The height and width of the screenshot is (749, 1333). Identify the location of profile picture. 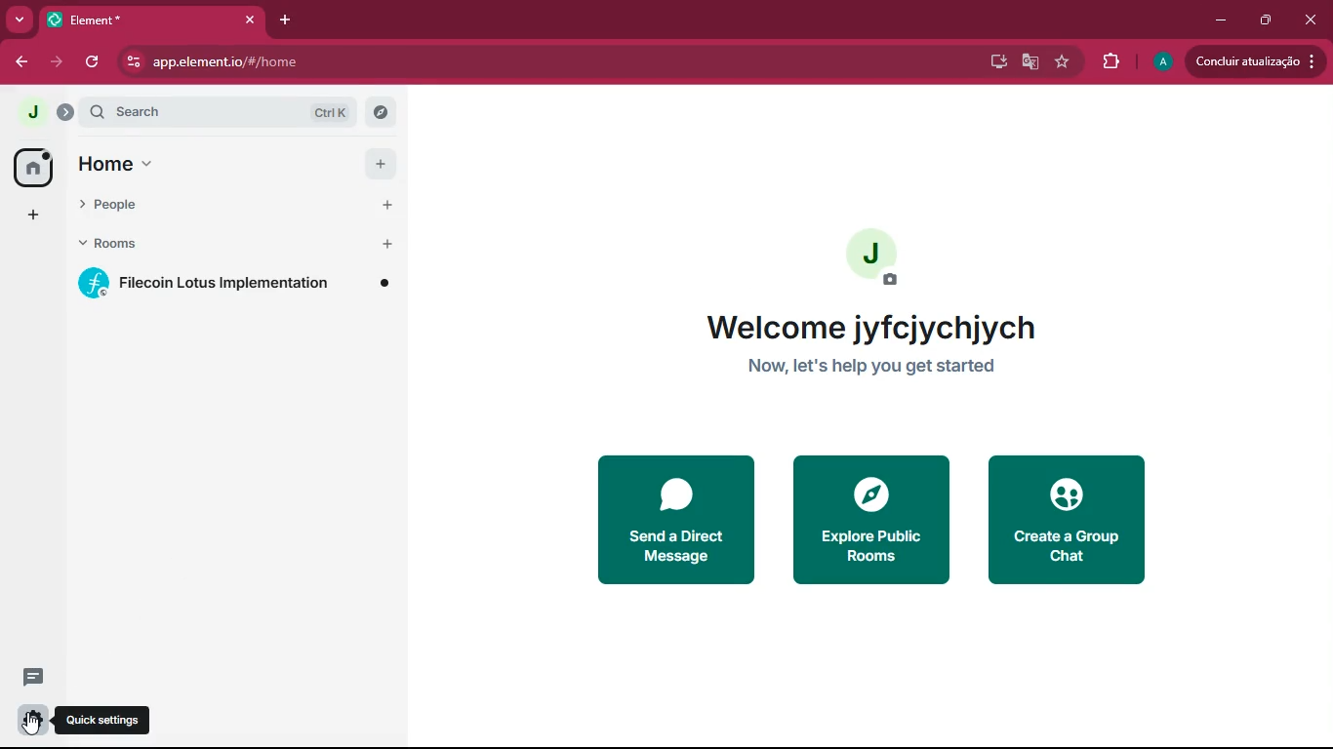
(1163, 61).